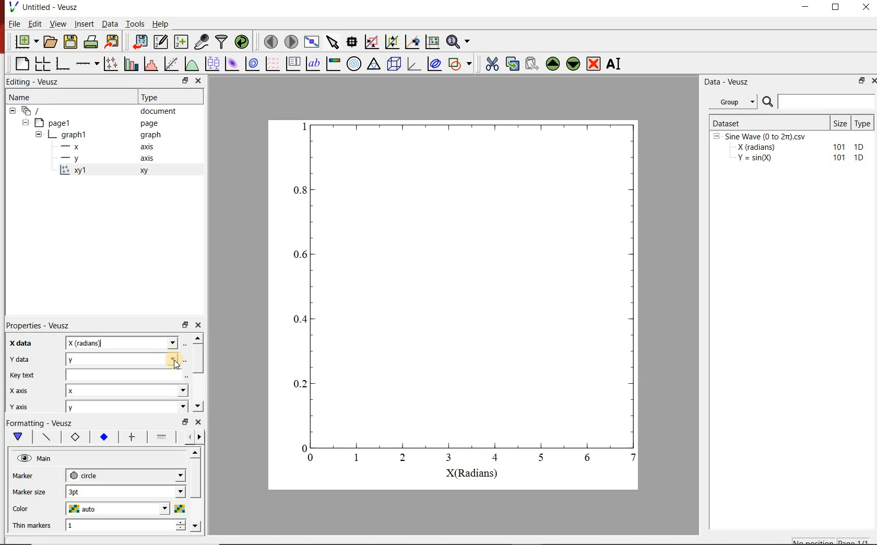  I want to click on Editing - Veusz, so click(34, 82).